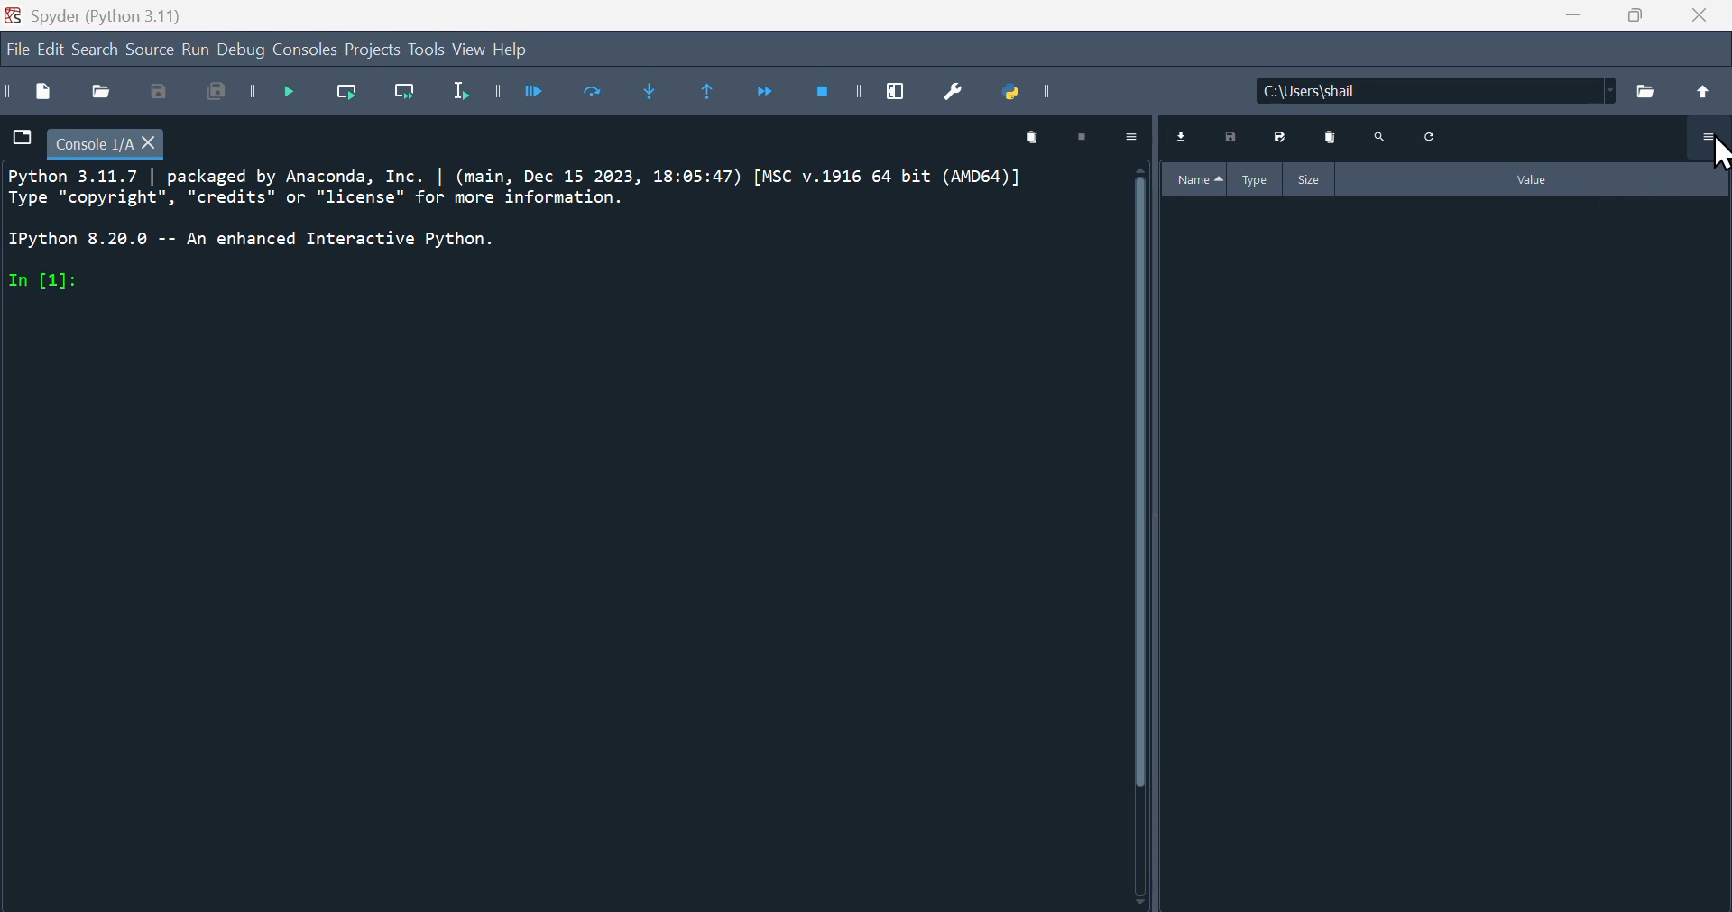 This screenshot has width=1732, height=912. Describe the element at coordinates (834, 95) in the screenshot. I see `Stop debugging` at that location.